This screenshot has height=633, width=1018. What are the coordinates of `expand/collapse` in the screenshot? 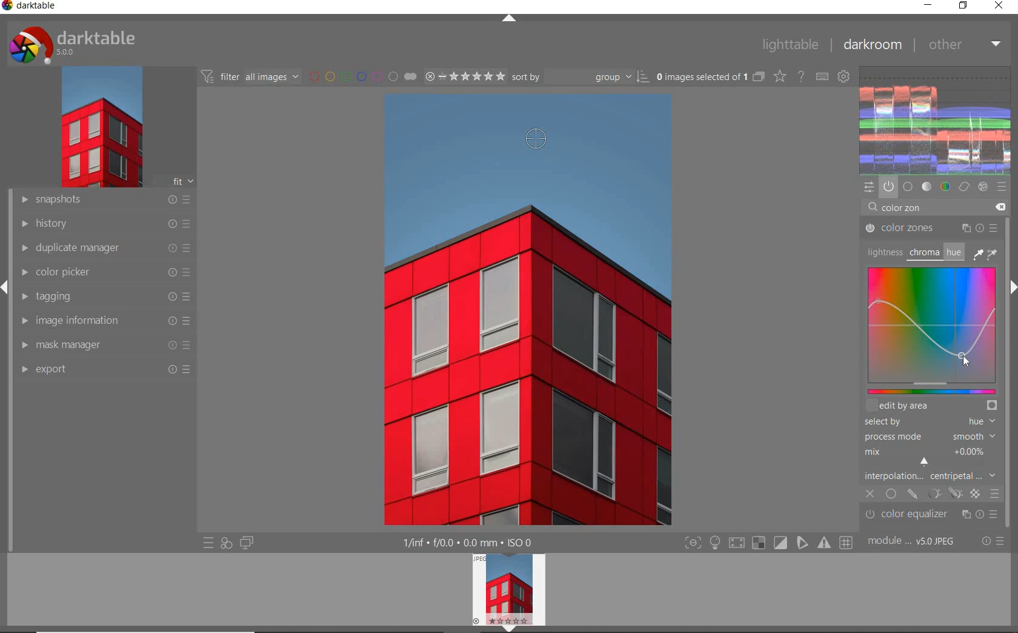 It's located at (6, 286).